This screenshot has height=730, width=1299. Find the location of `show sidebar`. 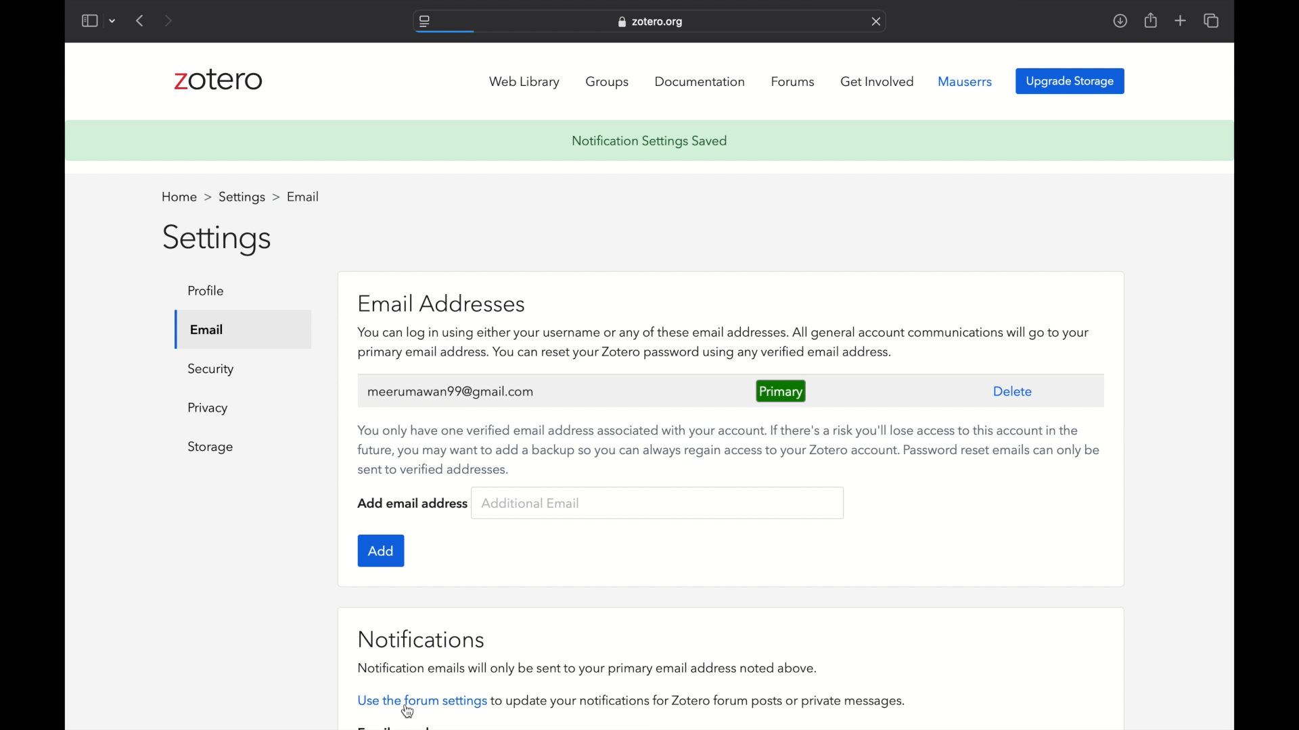

show sidebar is located at coordinates (89, 20).